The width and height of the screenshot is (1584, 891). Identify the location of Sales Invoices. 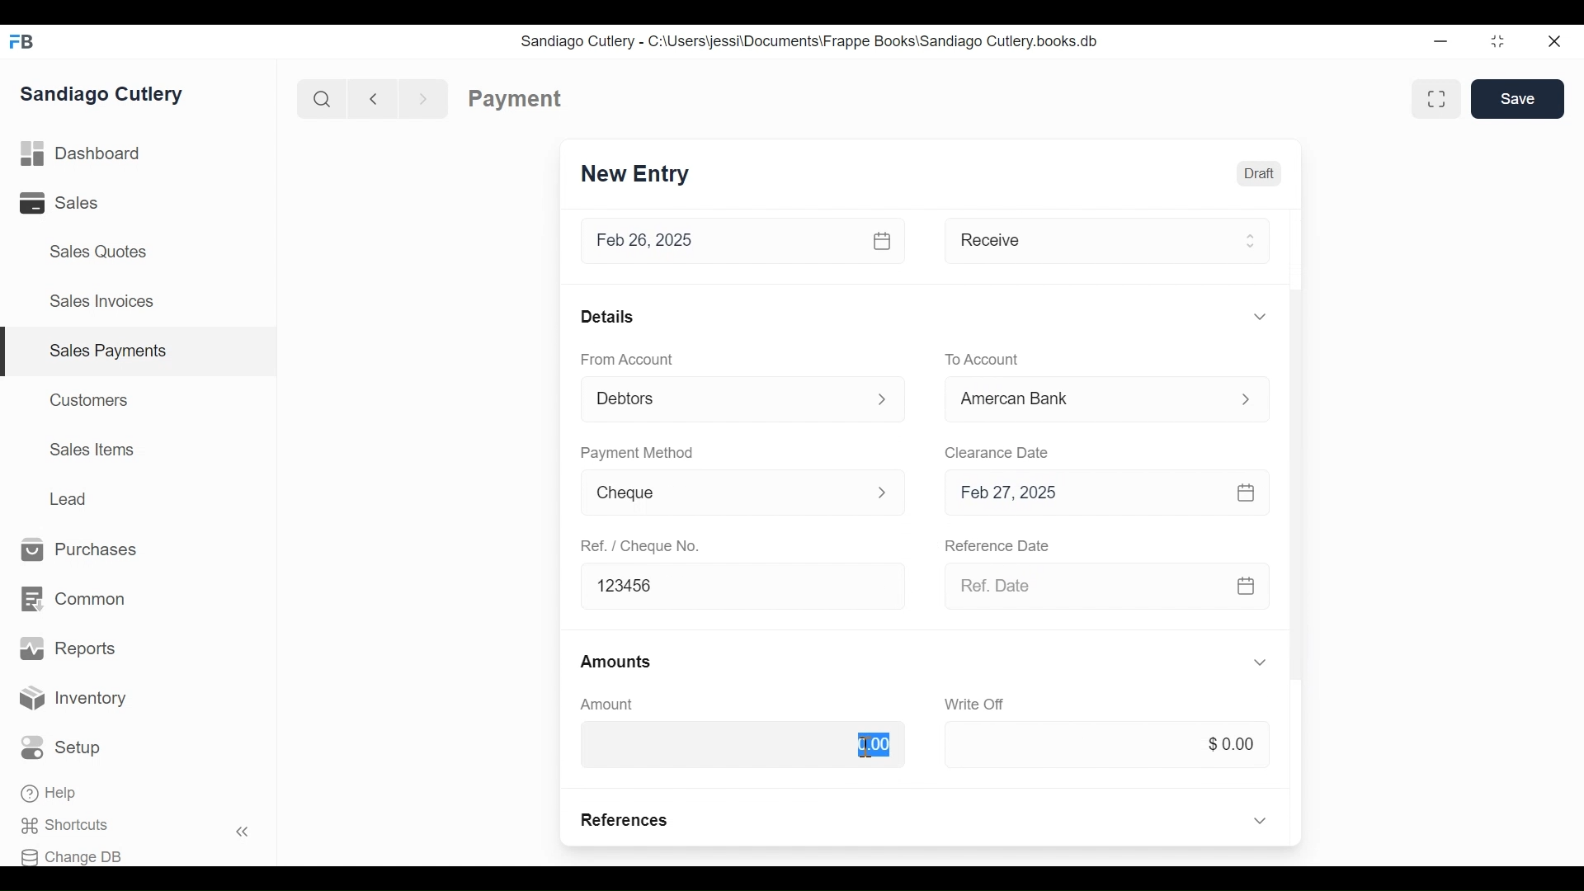
(101, 303).